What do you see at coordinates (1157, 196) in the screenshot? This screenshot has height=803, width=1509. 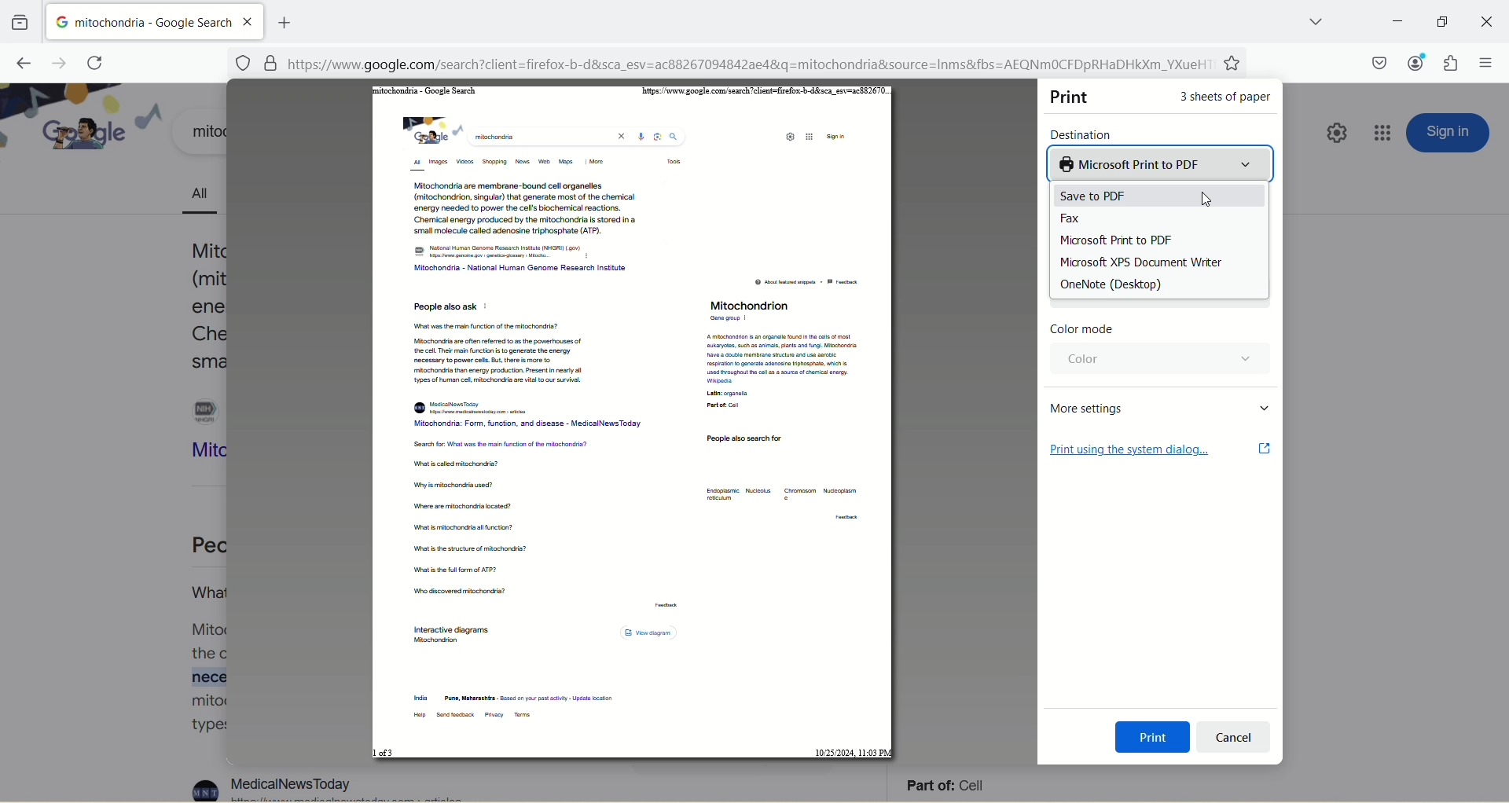 I see `save to PDF` at bounding box center [1157, 196].